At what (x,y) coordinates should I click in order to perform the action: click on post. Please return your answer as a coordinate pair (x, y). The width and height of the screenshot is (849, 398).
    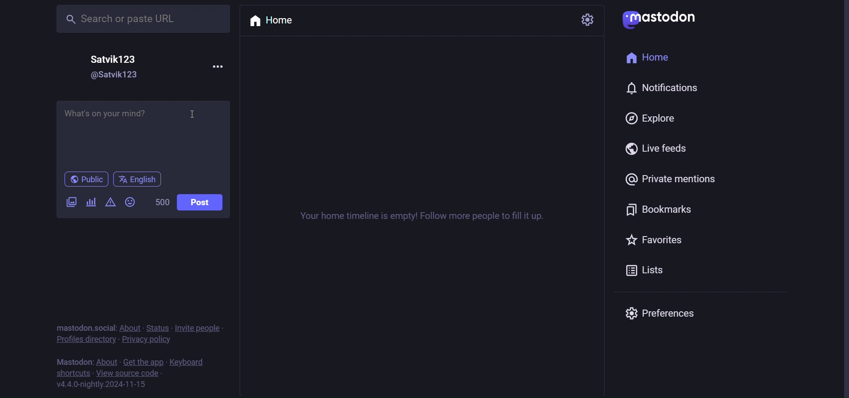
    Looking at the image, I should click on (200, 204).